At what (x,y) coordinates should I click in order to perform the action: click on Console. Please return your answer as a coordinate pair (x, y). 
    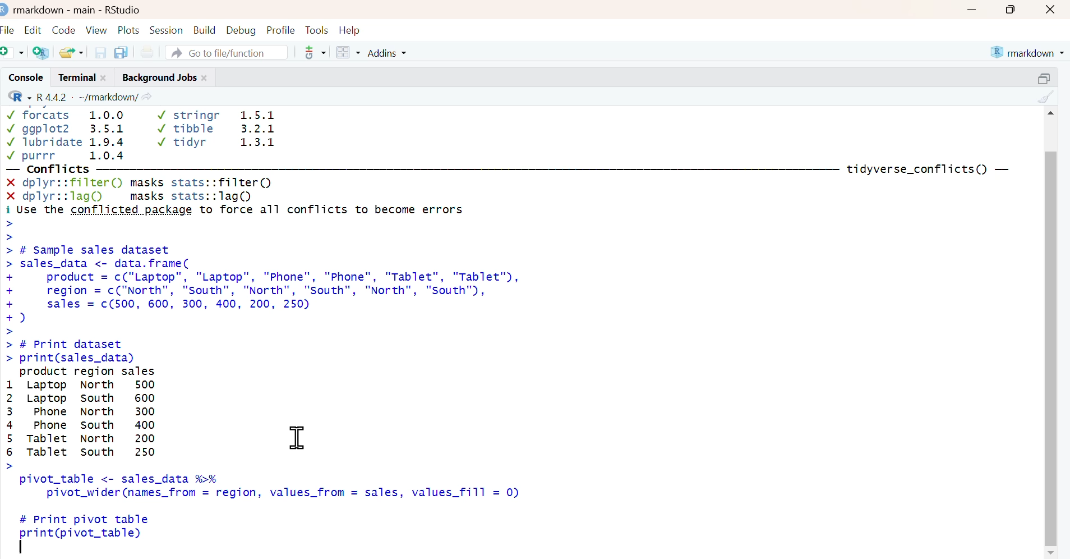
    Looking at the image, I should click on (24, 77).